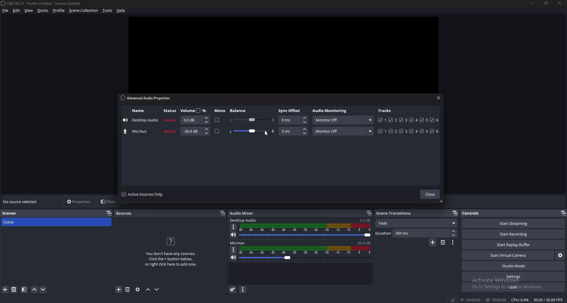 Image resolution: width=567 pixels, height=303 pixels. What do you see at coordinates (443, 242) in the screenshot?
I see `remove scene` at bounding box center [443, 242].